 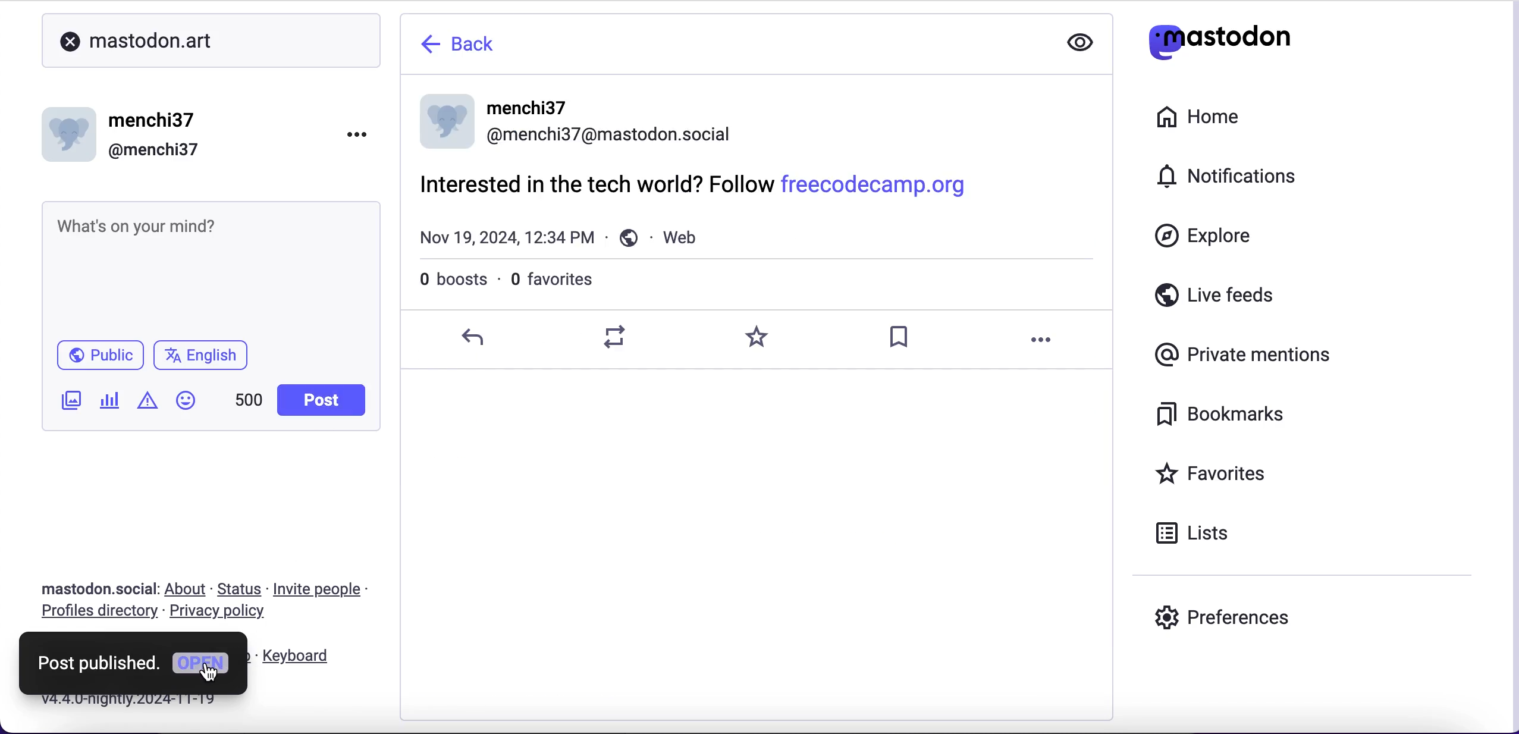 What do you see at coordinates (1215, 300) in the screenshot?
I see `live feeds` at bounding box center [1215, 300].